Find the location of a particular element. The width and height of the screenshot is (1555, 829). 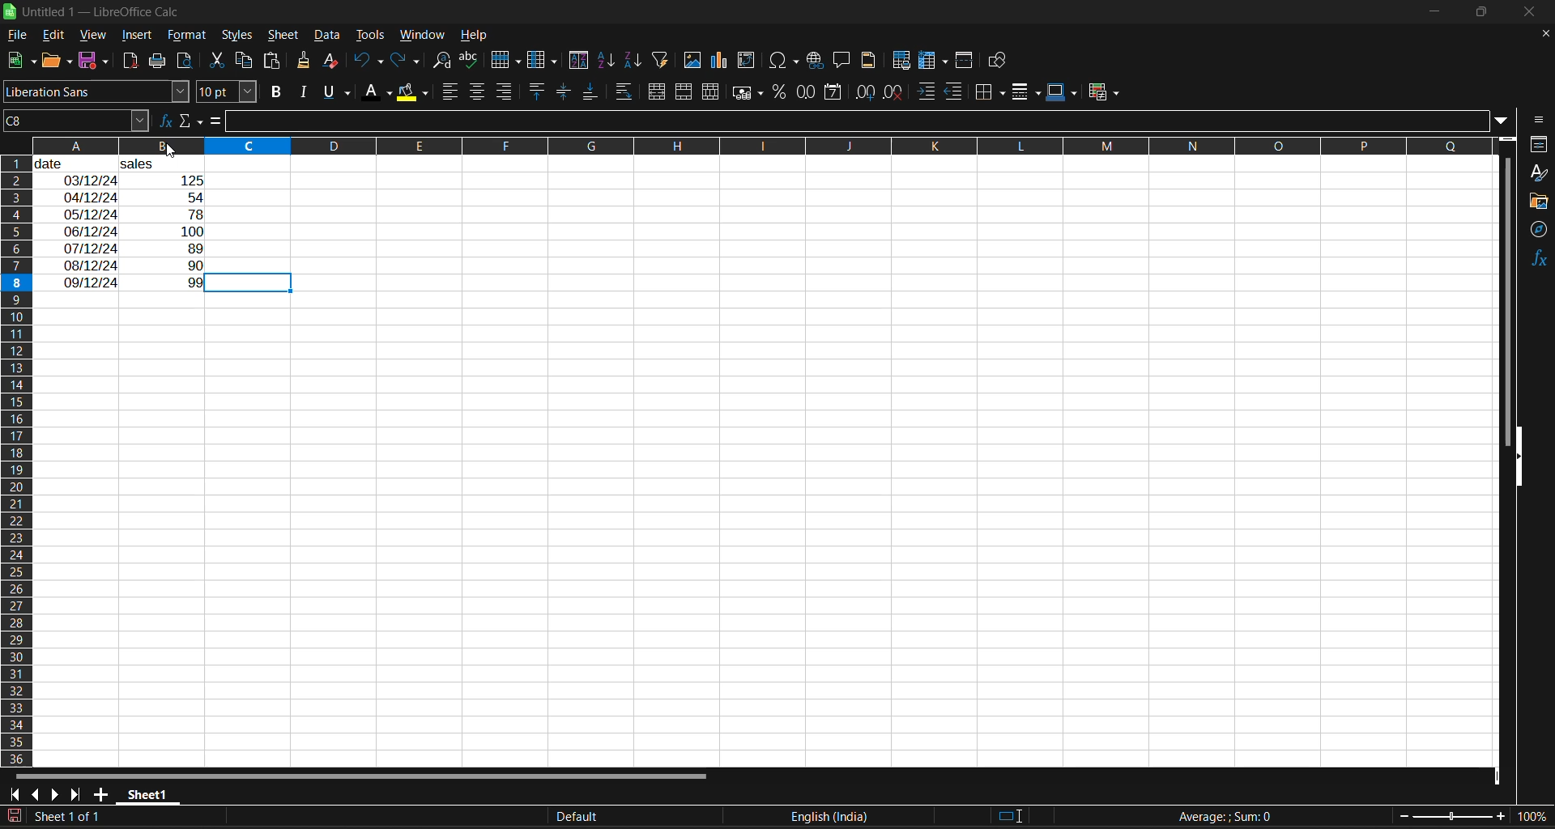

merge and center is located at coordinates (659, 91).